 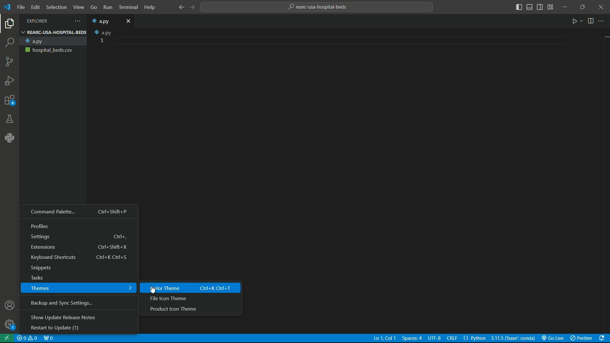 I want to click on terminal menu, so click(x=129, y=8).